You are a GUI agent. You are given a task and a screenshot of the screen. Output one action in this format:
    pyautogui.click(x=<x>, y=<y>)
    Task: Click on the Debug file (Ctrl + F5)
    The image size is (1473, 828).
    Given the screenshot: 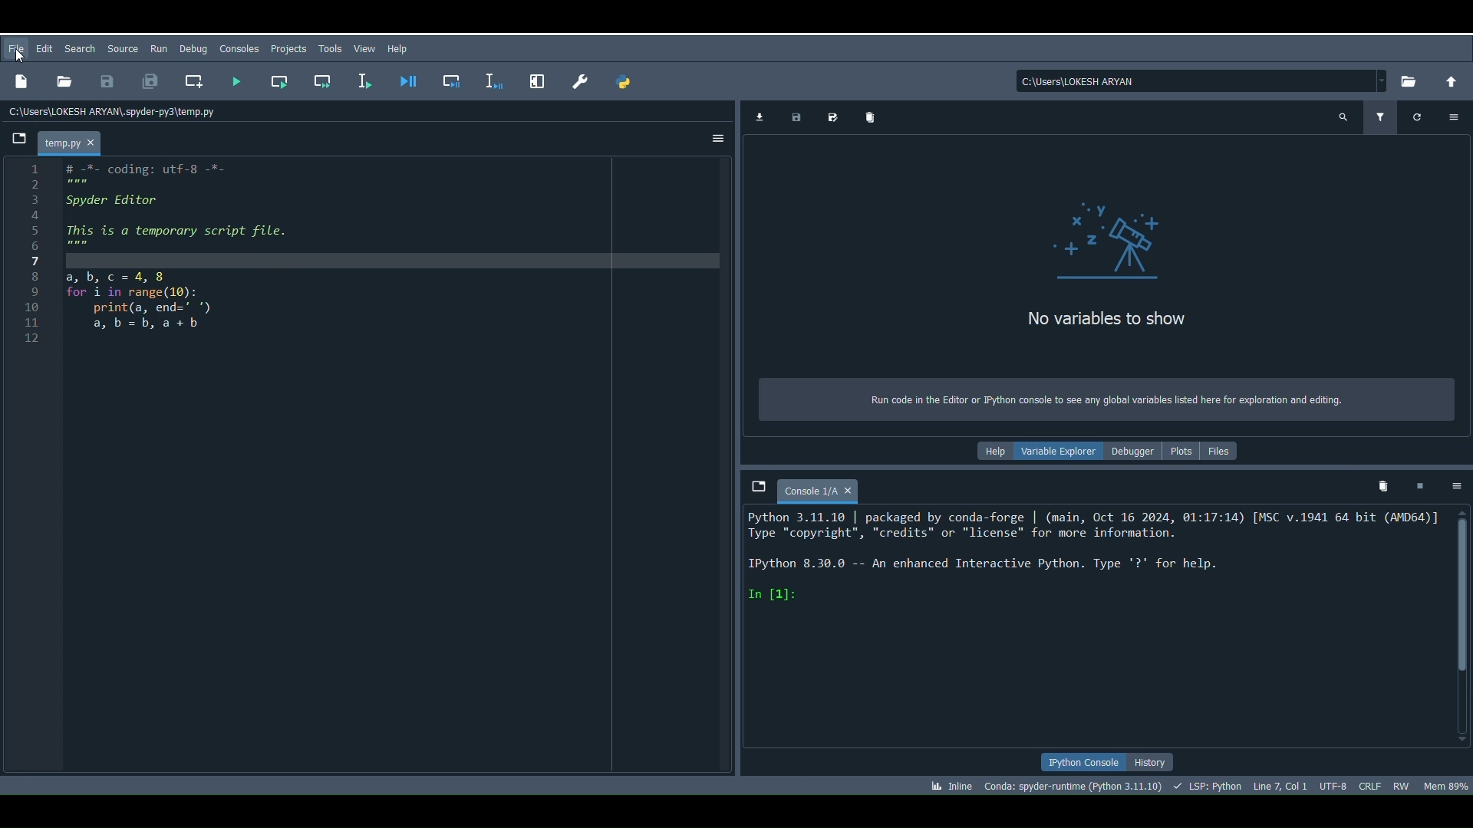 What is the action you would take?
    pyautogui.click(x=409, y=75)
    